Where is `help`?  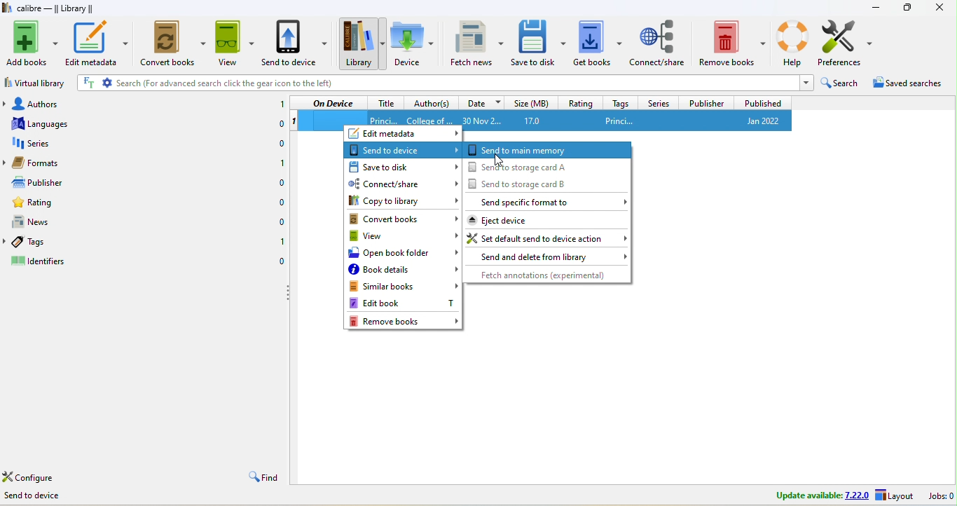
help is located at coordinates (792, 41).